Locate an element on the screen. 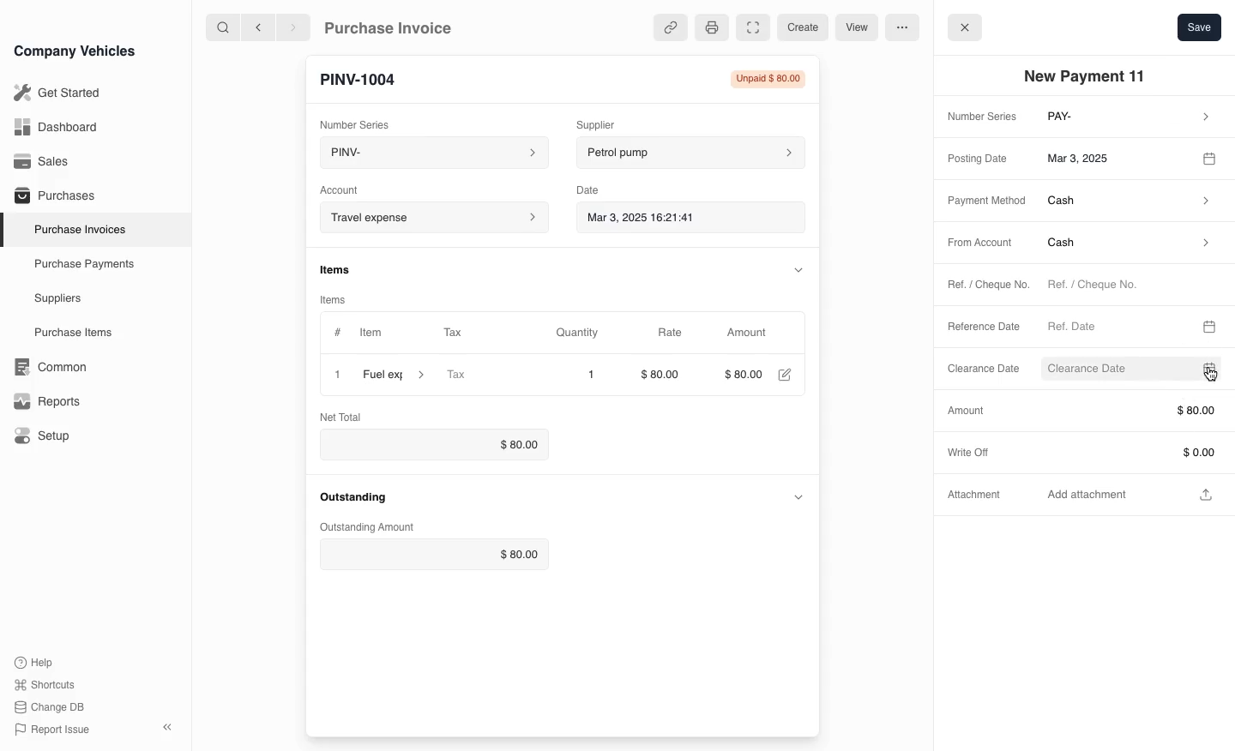  Help is located at coordinates (38, 662).